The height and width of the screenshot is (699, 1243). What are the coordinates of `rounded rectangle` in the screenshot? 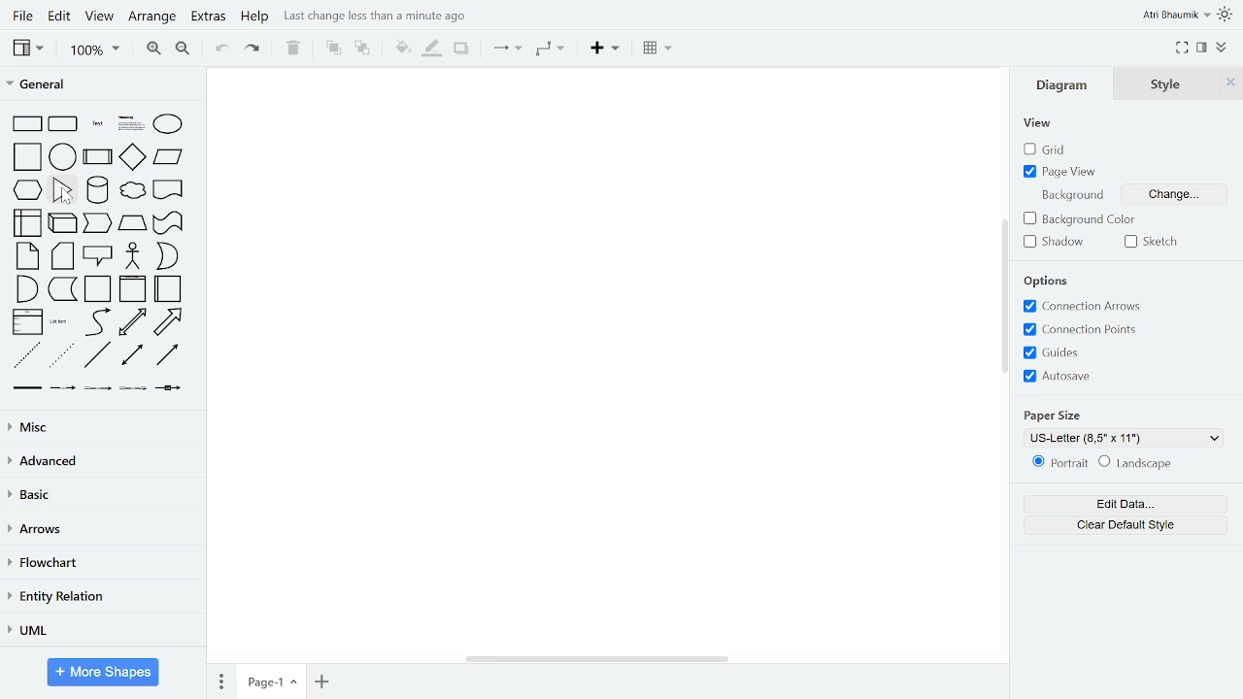 It's located at (64, 124).